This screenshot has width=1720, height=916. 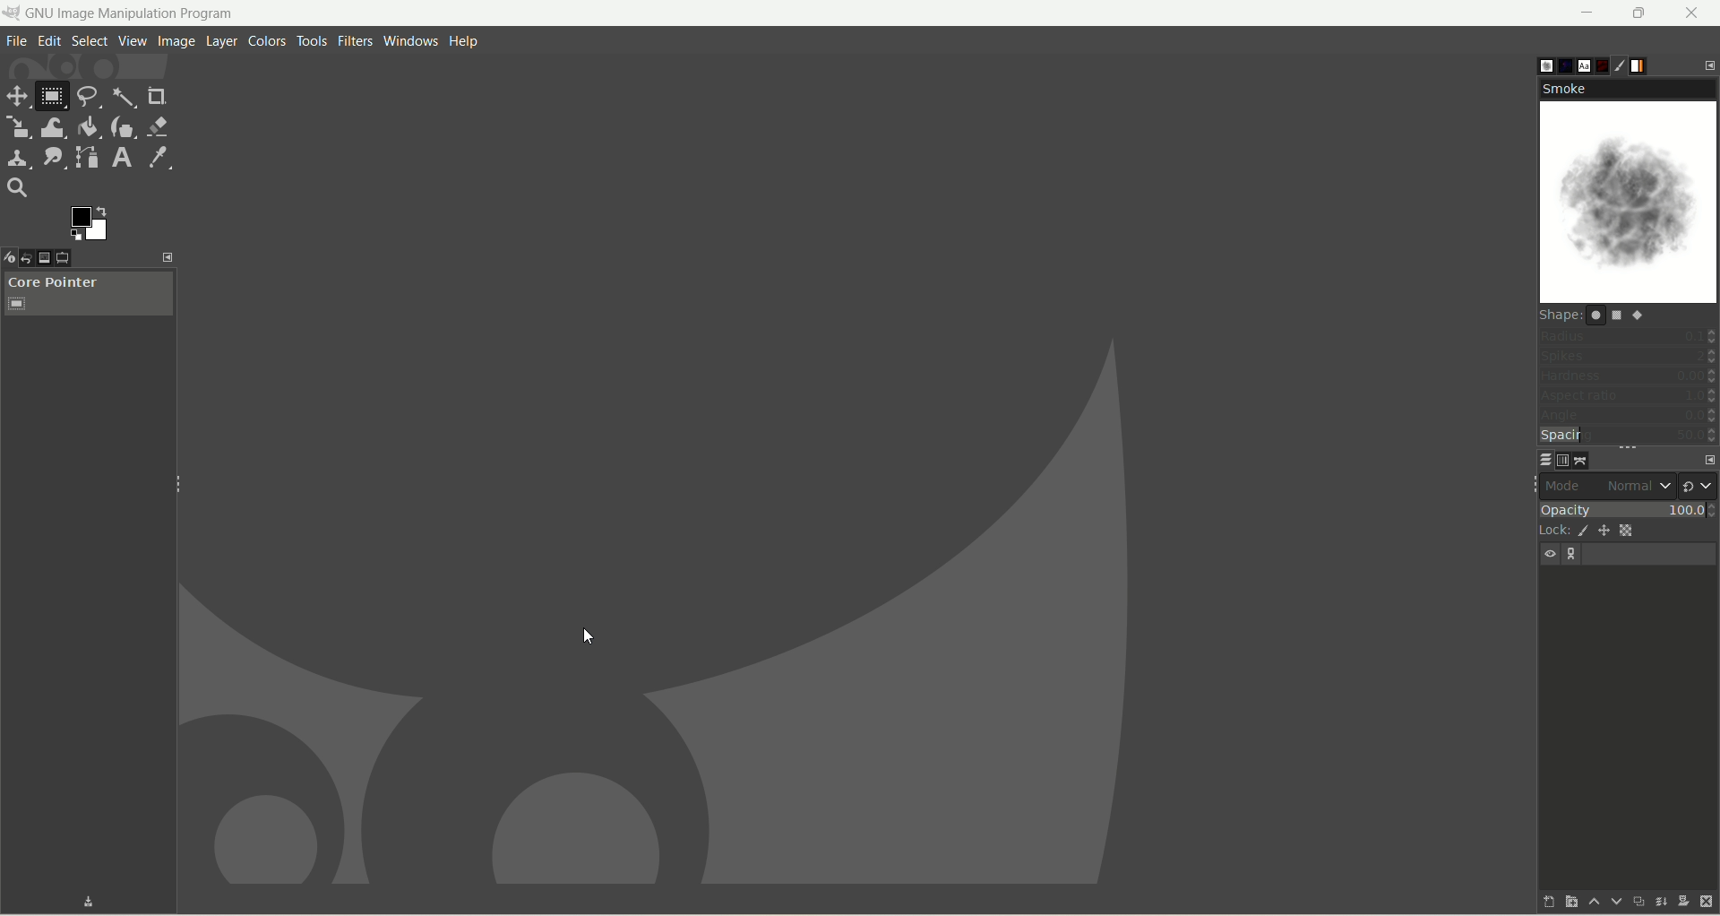 What do you see at coordinates (88, 41) in the screenshot?
I see `select` at bounding box center [88, 41].